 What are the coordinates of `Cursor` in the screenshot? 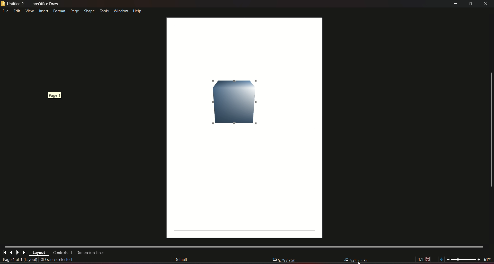 It's located at (359, 261).